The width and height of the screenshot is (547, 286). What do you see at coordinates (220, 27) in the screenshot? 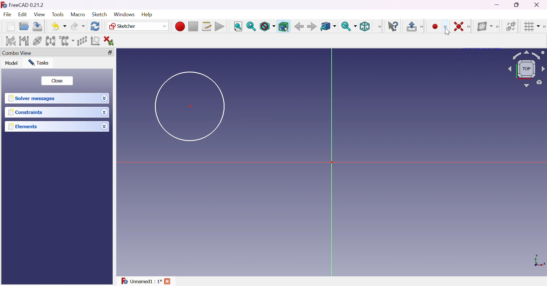
I see `Execute macro` at bounding box center [220, 27].